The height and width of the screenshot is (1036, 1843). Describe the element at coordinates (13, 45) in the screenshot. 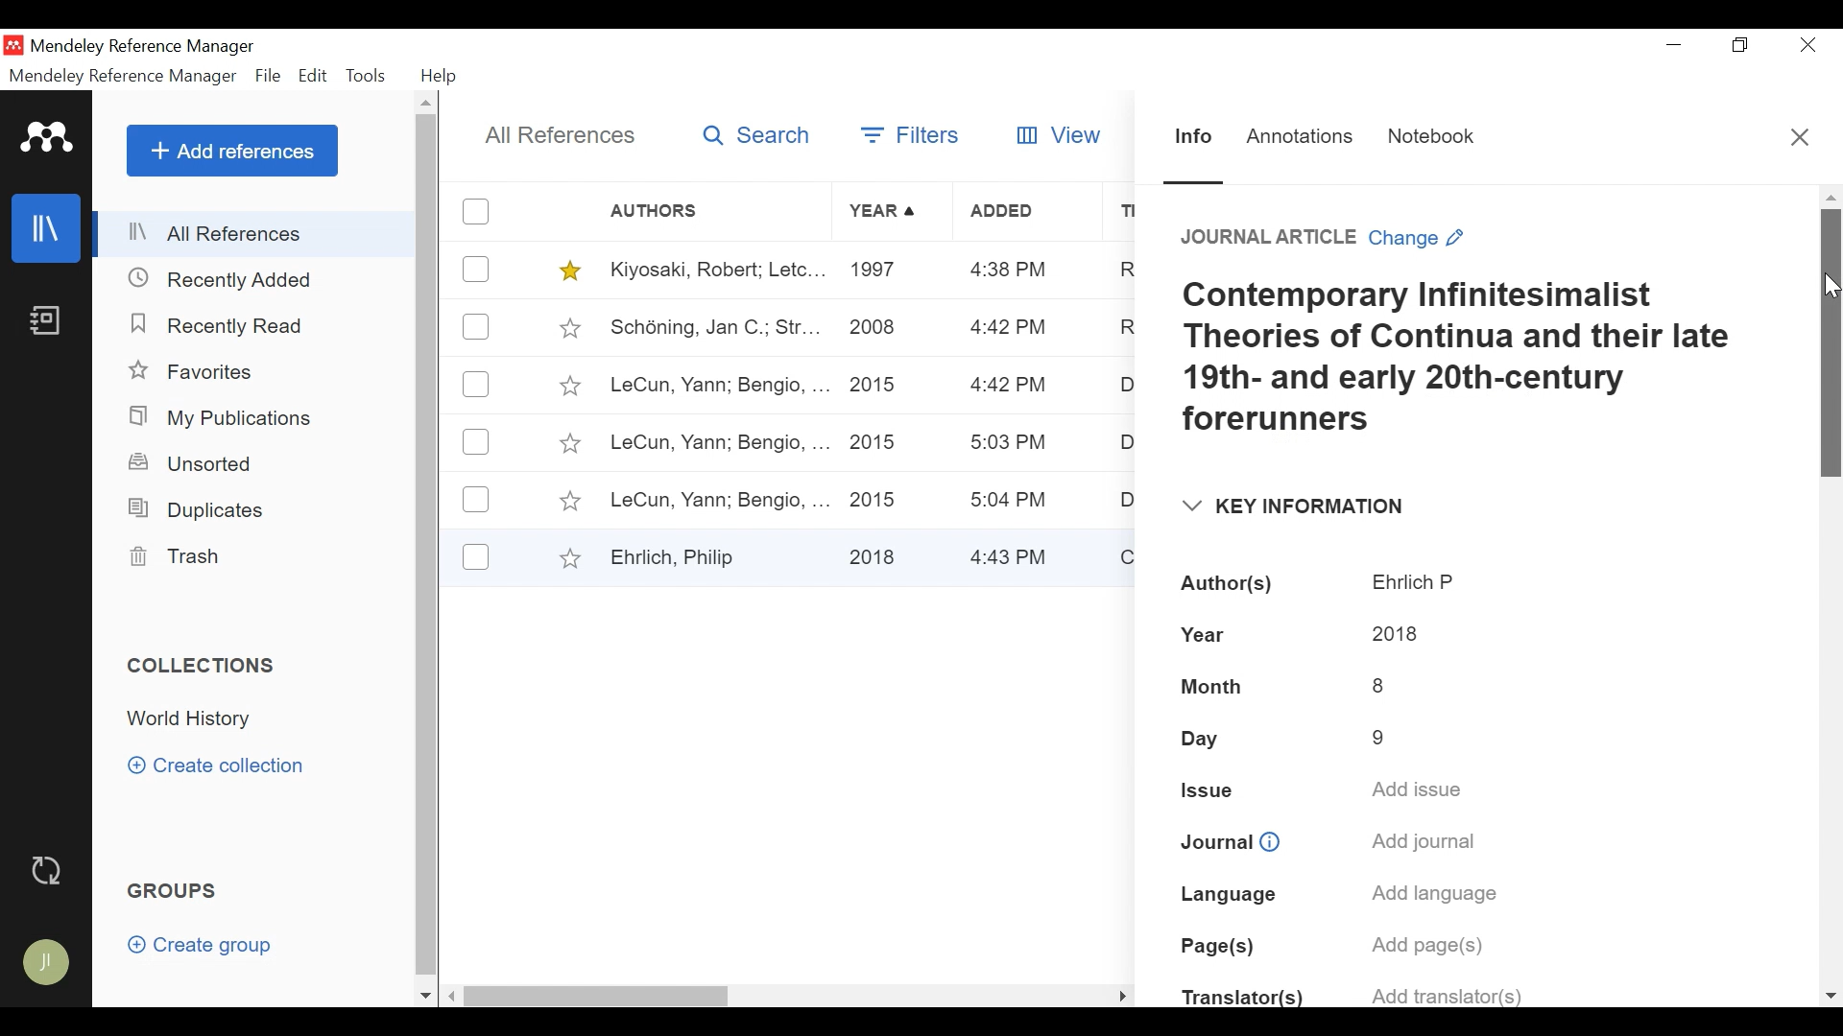

I see `Mendeley Desktop Icon` at that location.